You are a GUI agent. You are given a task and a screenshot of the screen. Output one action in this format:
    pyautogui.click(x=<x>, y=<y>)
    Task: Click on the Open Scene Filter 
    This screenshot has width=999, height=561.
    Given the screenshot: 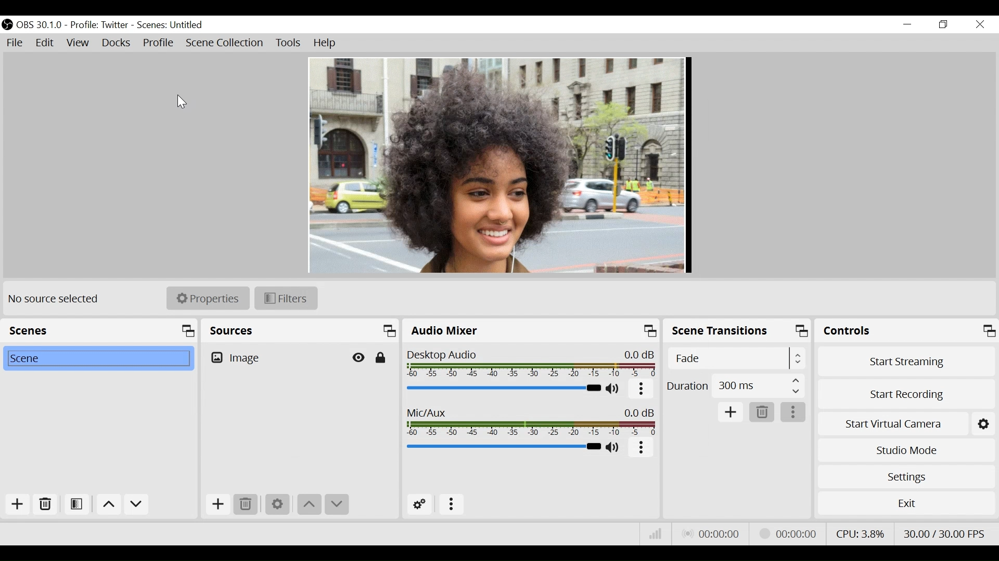 What is the action you would take?
    pyautogui.click(x=74, y=506)
    